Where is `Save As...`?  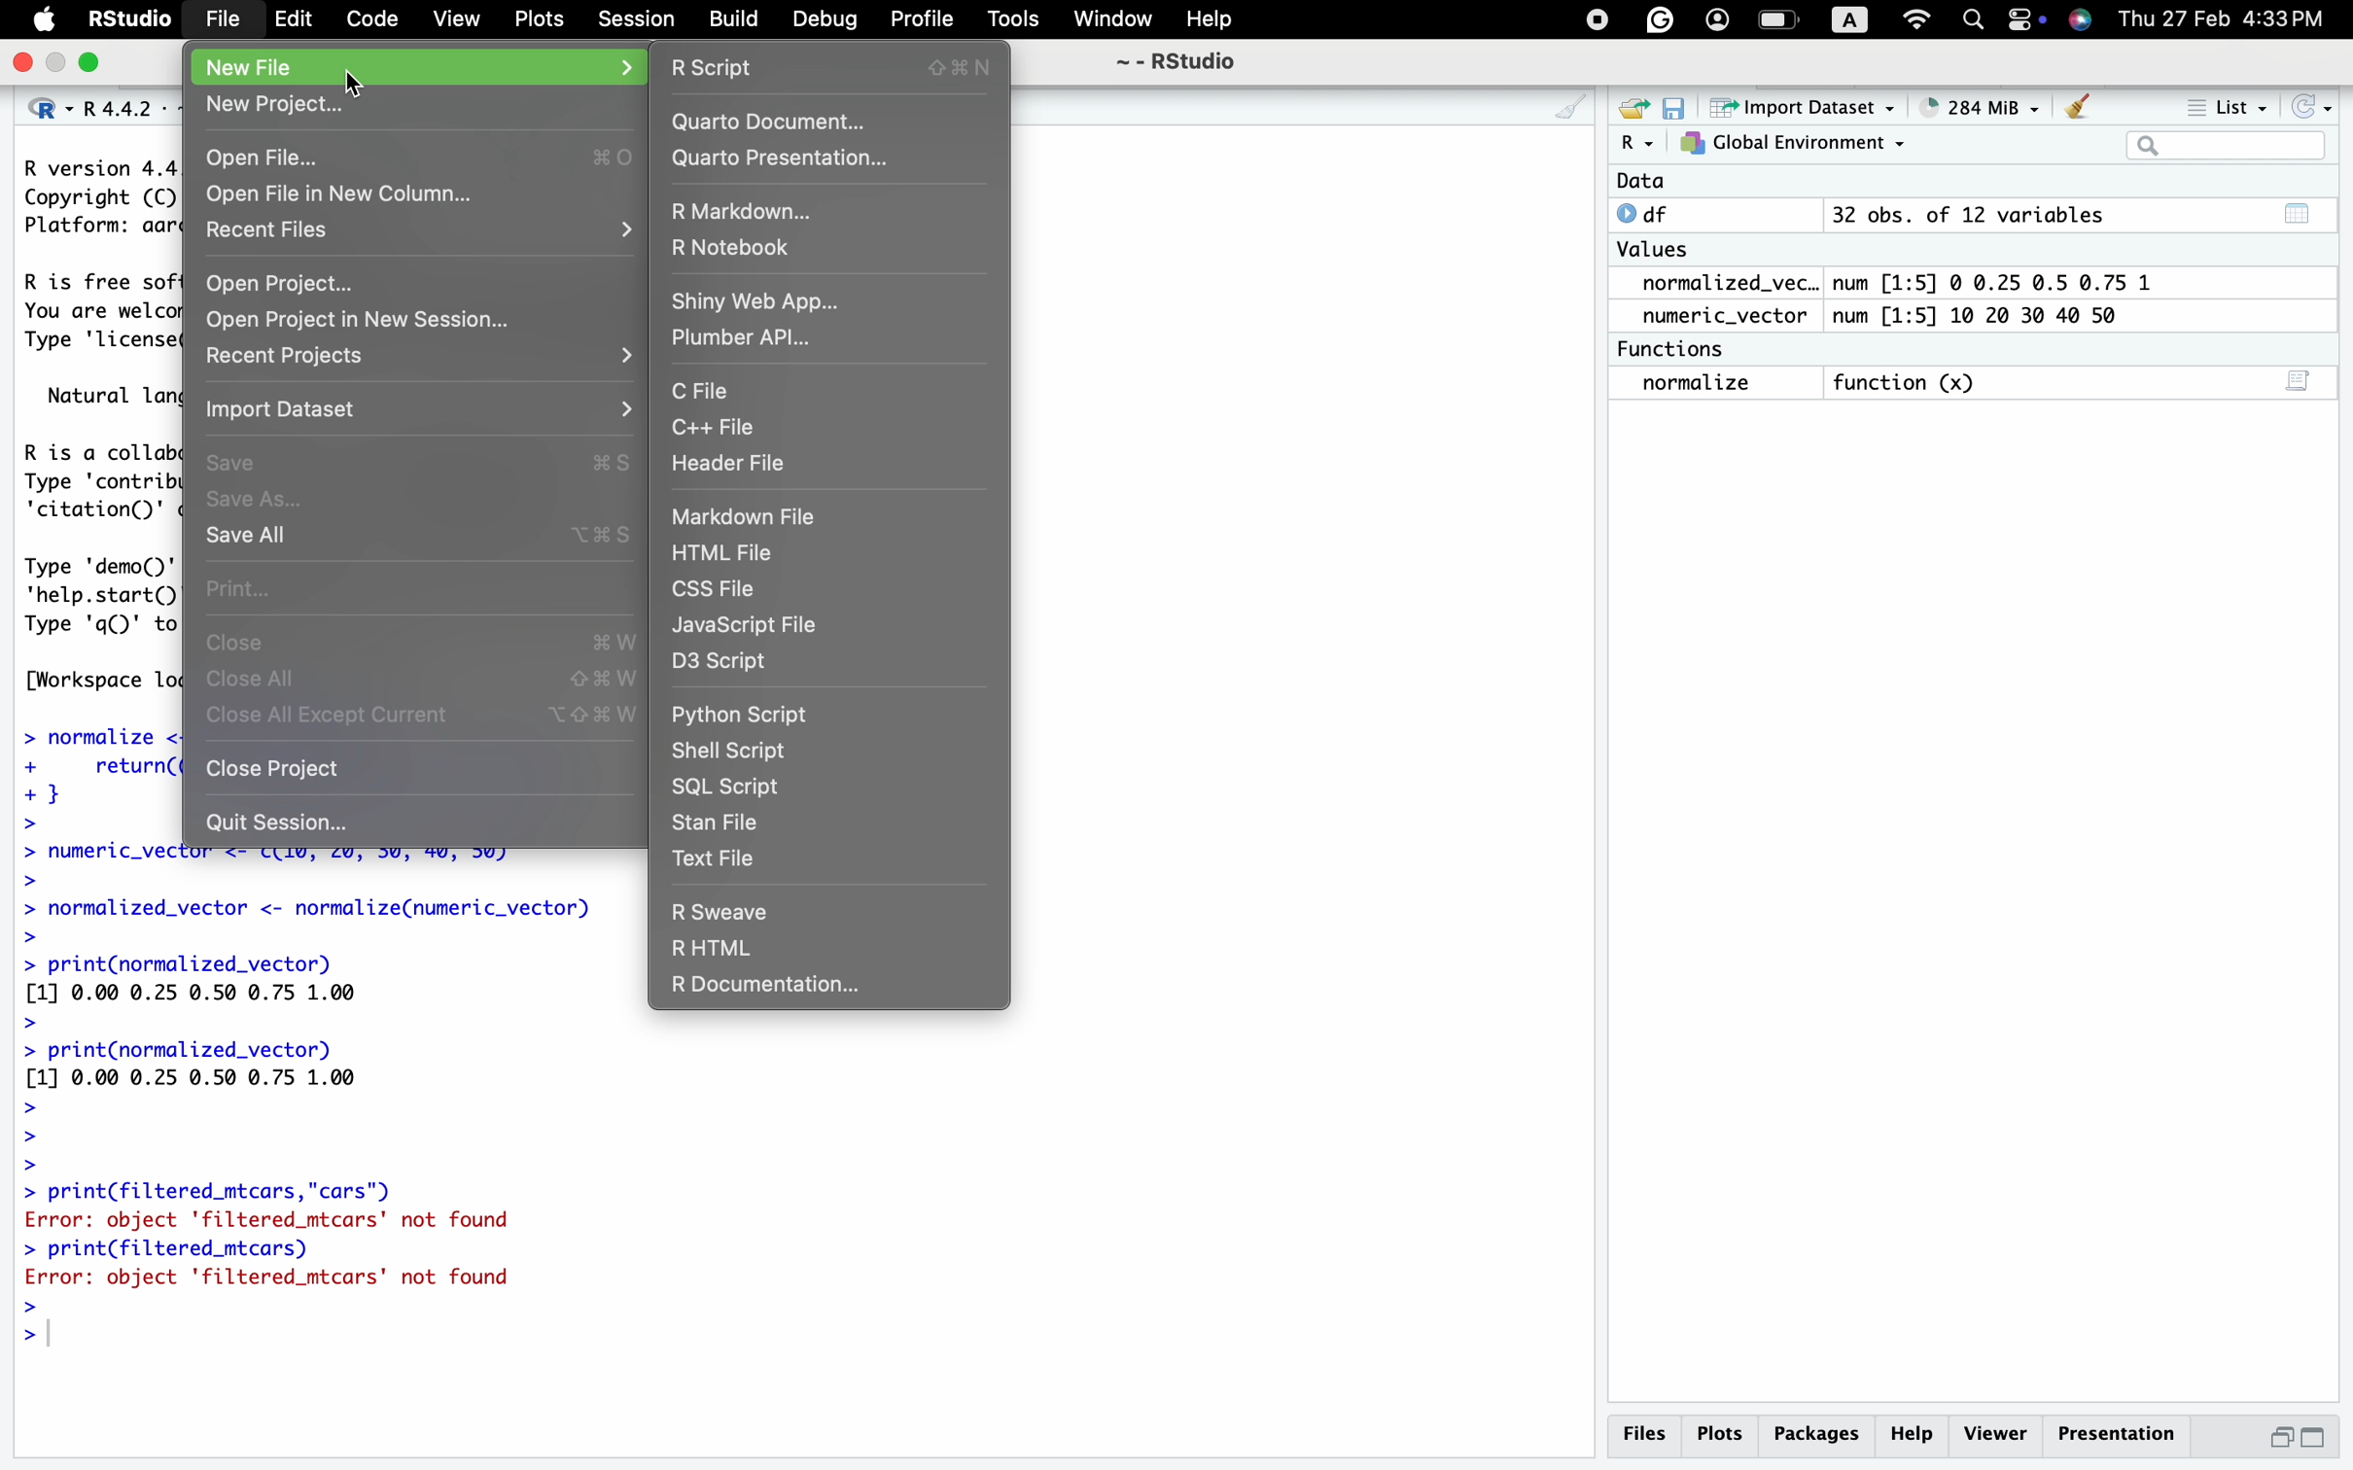
Save As... is located at coordinates (265, 498).